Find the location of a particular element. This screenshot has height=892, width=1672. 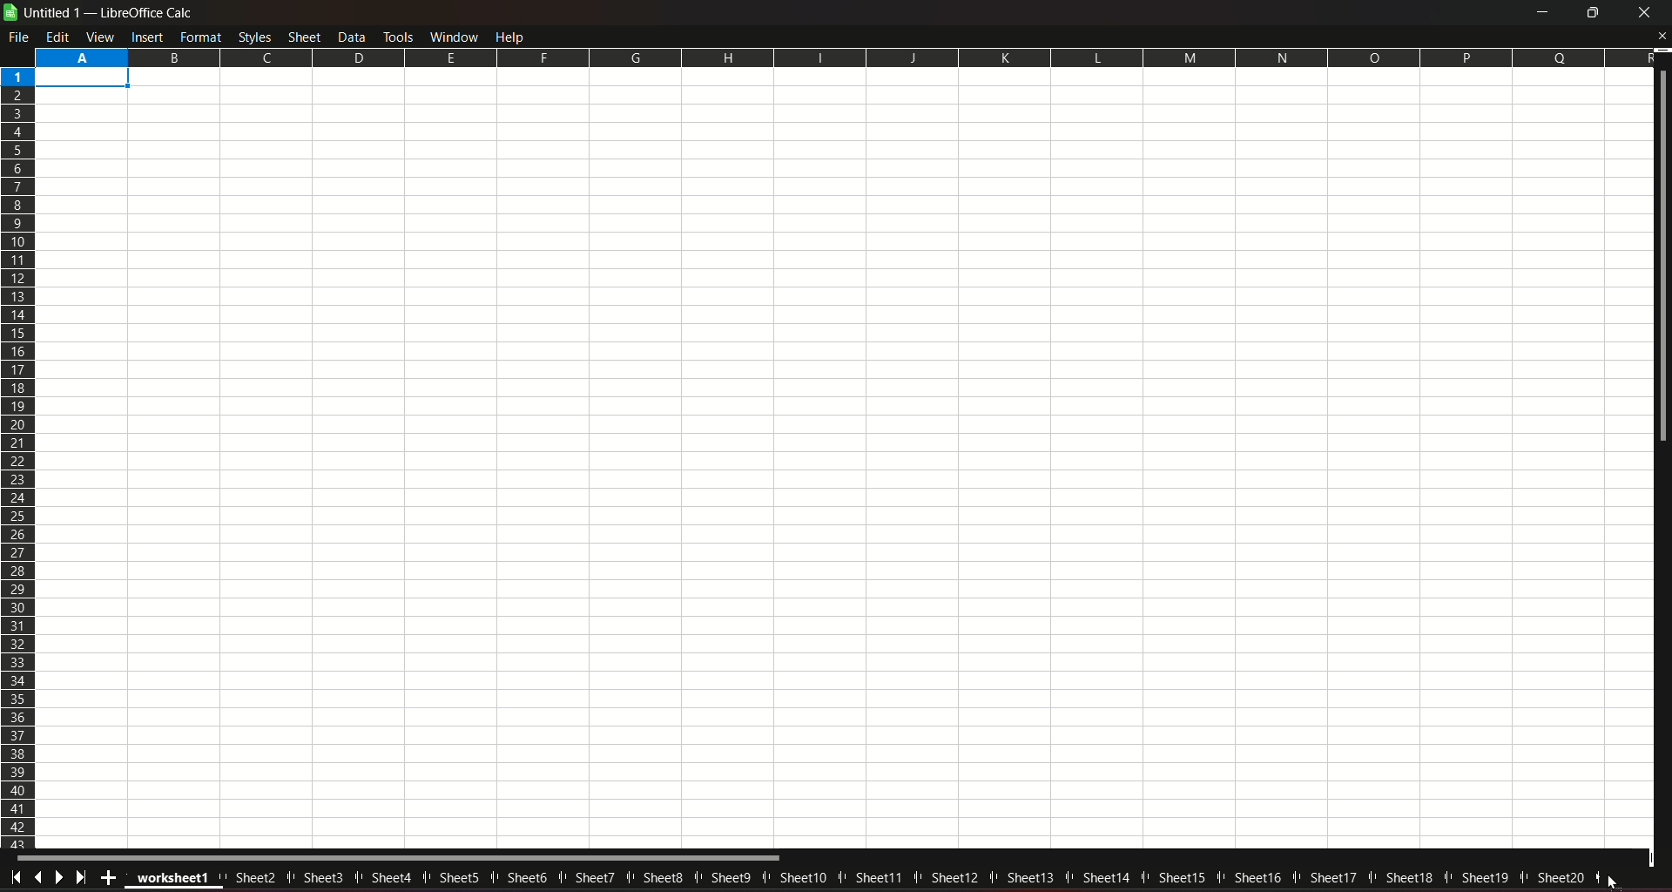

scrollbar is located at coordinates (401, 858).